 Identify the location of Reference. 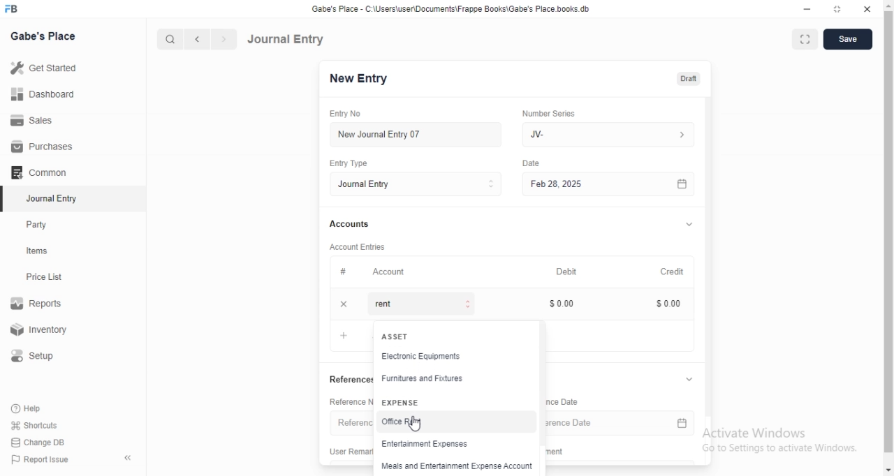
(351, 422).